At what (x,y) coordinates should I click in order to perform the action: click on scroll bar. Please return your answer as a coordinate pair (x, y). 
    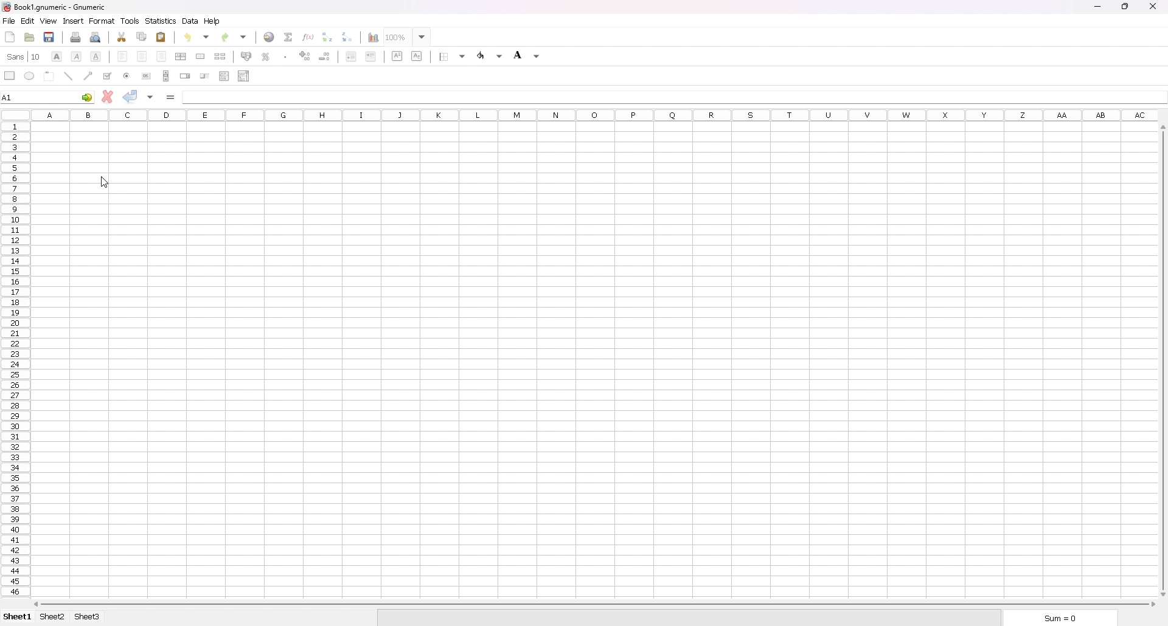
    Looking at the image, I should click on (1162, 361).